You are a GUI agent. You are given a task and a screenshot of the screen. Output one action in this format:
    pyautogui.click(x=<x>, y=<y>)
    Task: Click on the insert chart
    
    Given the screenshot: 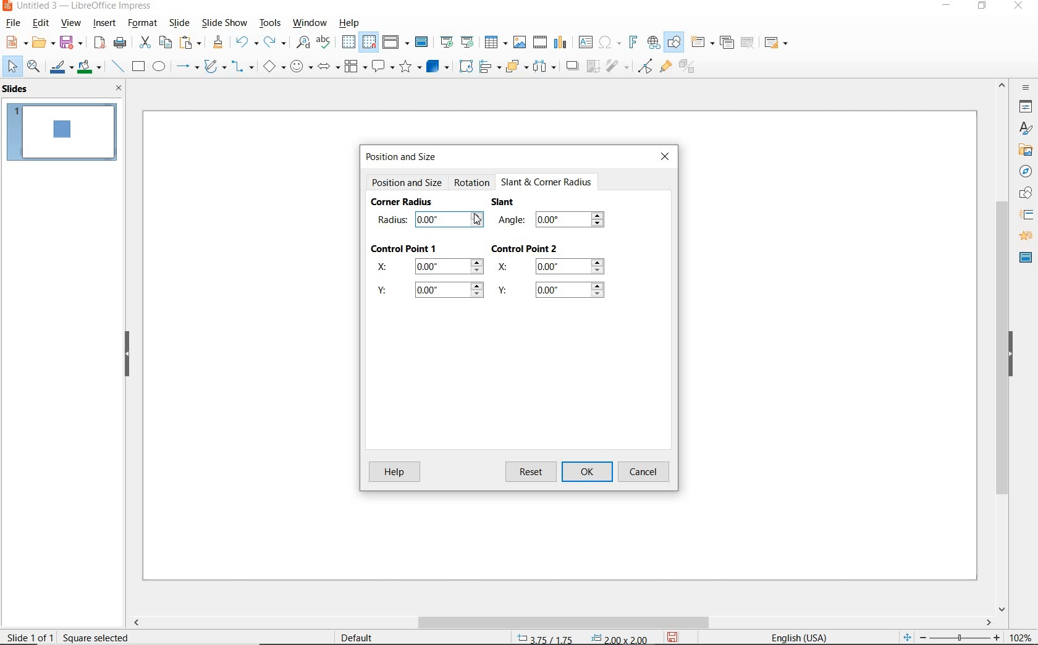 What is the action you would take?
    pyautogui.click(x=562, y=43)
    